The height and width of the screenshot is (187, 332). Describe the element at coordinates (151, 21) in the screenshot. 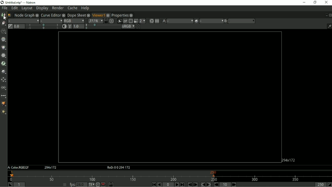

I see `Forces a new render of the current frame` at that location.